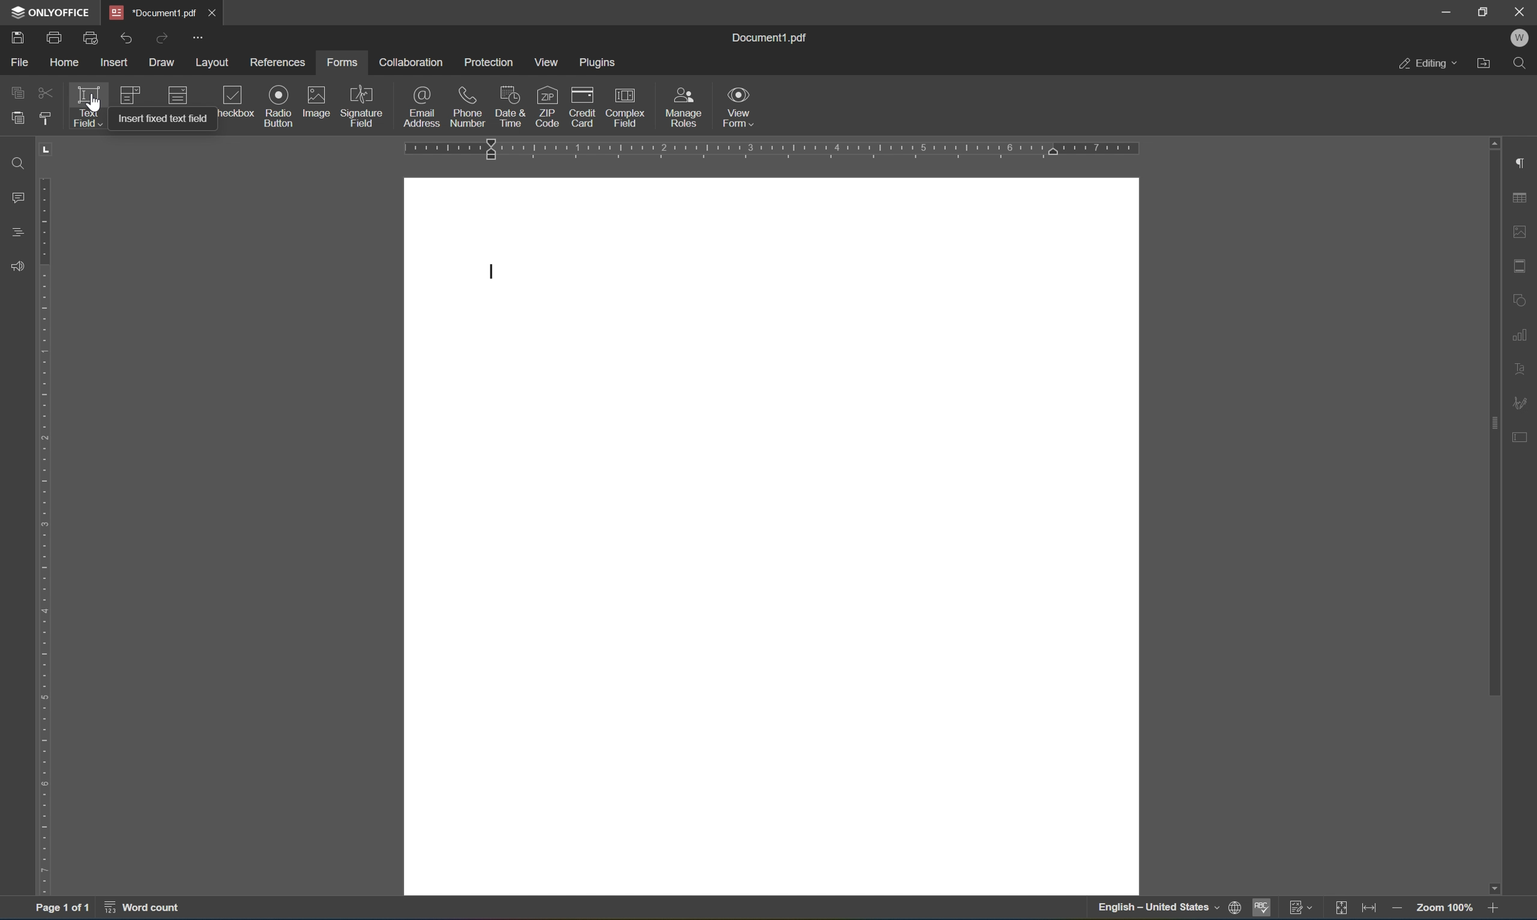 This screenshot has width=1537, height=920. What do you see at coordinates (1447, 908) in the screenshot?
I see `zoom out` at bounding box center [1447, 908].